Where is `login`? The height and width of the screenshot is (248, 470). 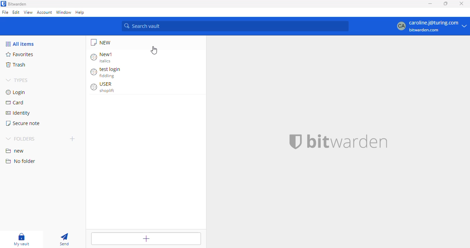
login is located at coordinates (16, 93).